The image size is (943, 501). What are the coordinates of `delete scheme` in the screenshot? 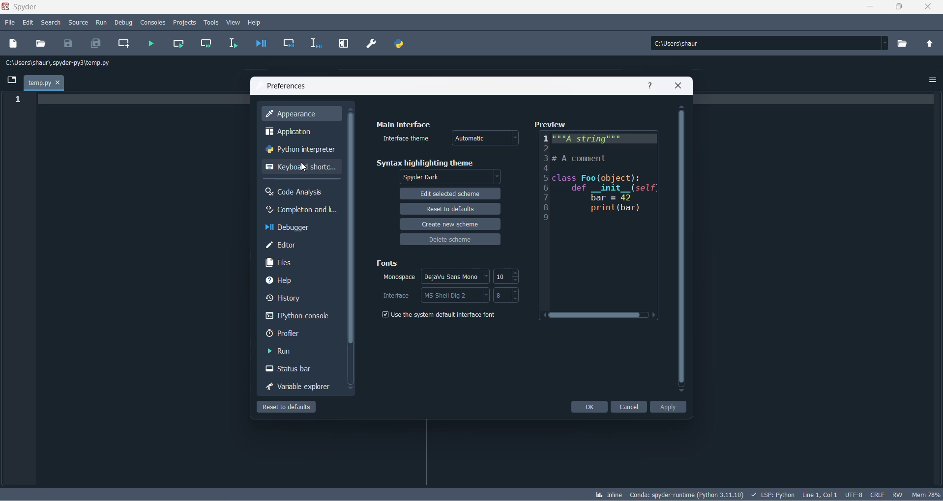 It's located at (449, 240).